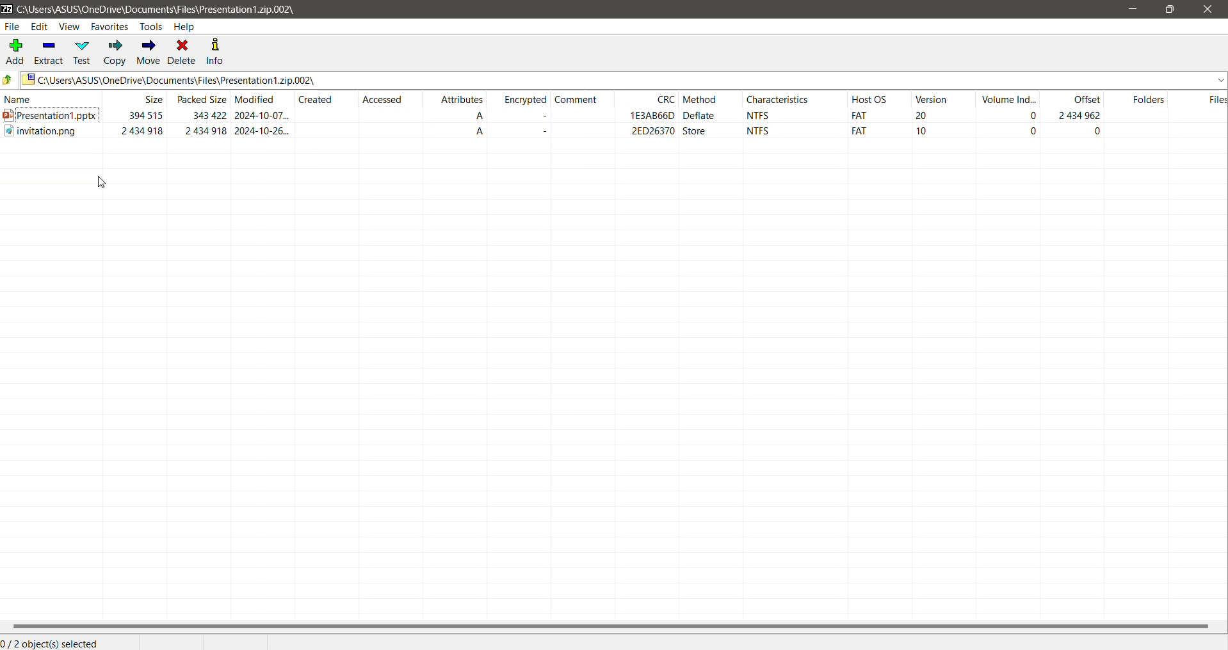  Describe the element at coordinates (701, 116) in the screenshot. I see `Deflate` at that location.